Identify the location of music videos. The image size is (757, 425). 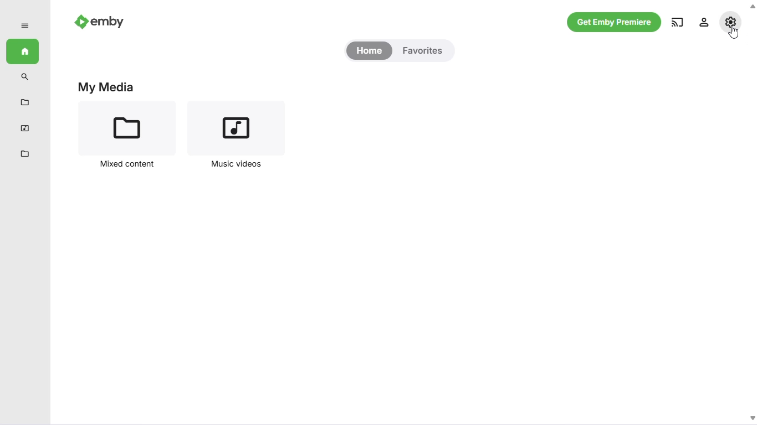
(25, 128).